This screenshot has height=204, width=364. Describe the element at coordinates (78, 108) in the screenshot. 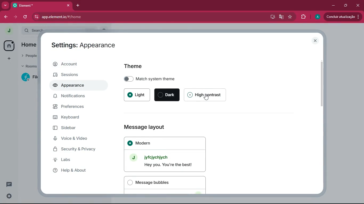

I see `preferences` at that location.